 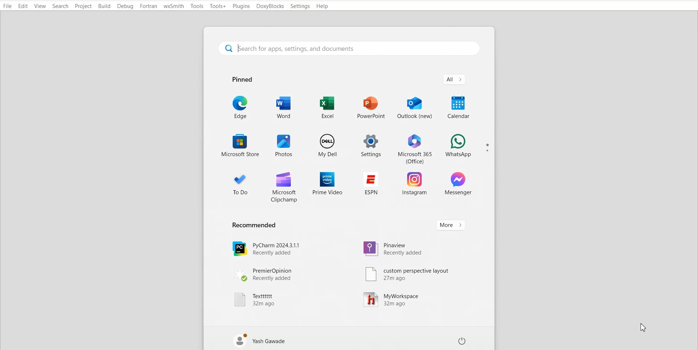 What do you see at coordinates (458, 146) in the screenshot?
I see `WhatsApp` at bounding box center [458, 146].